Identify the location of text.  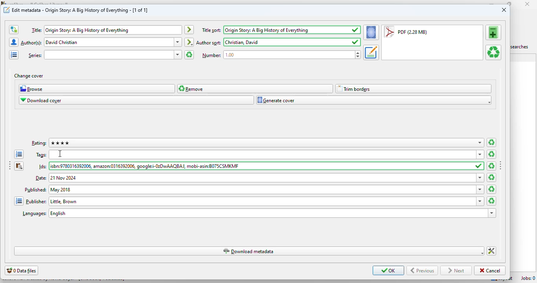
(32, 42).